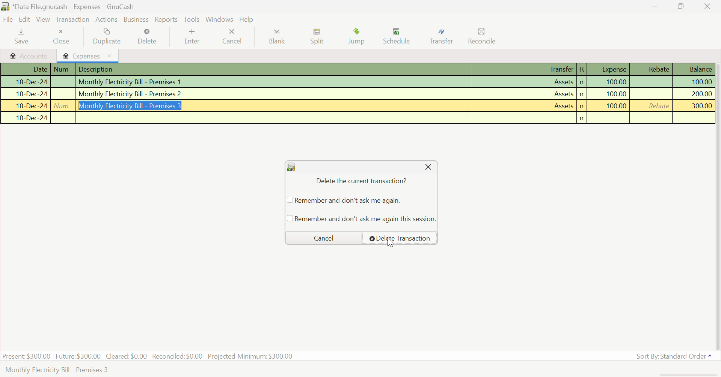  What do you see at coordinates (166, 19) in the screenshot?
I see `Reports` at bounding box center [166, 19].